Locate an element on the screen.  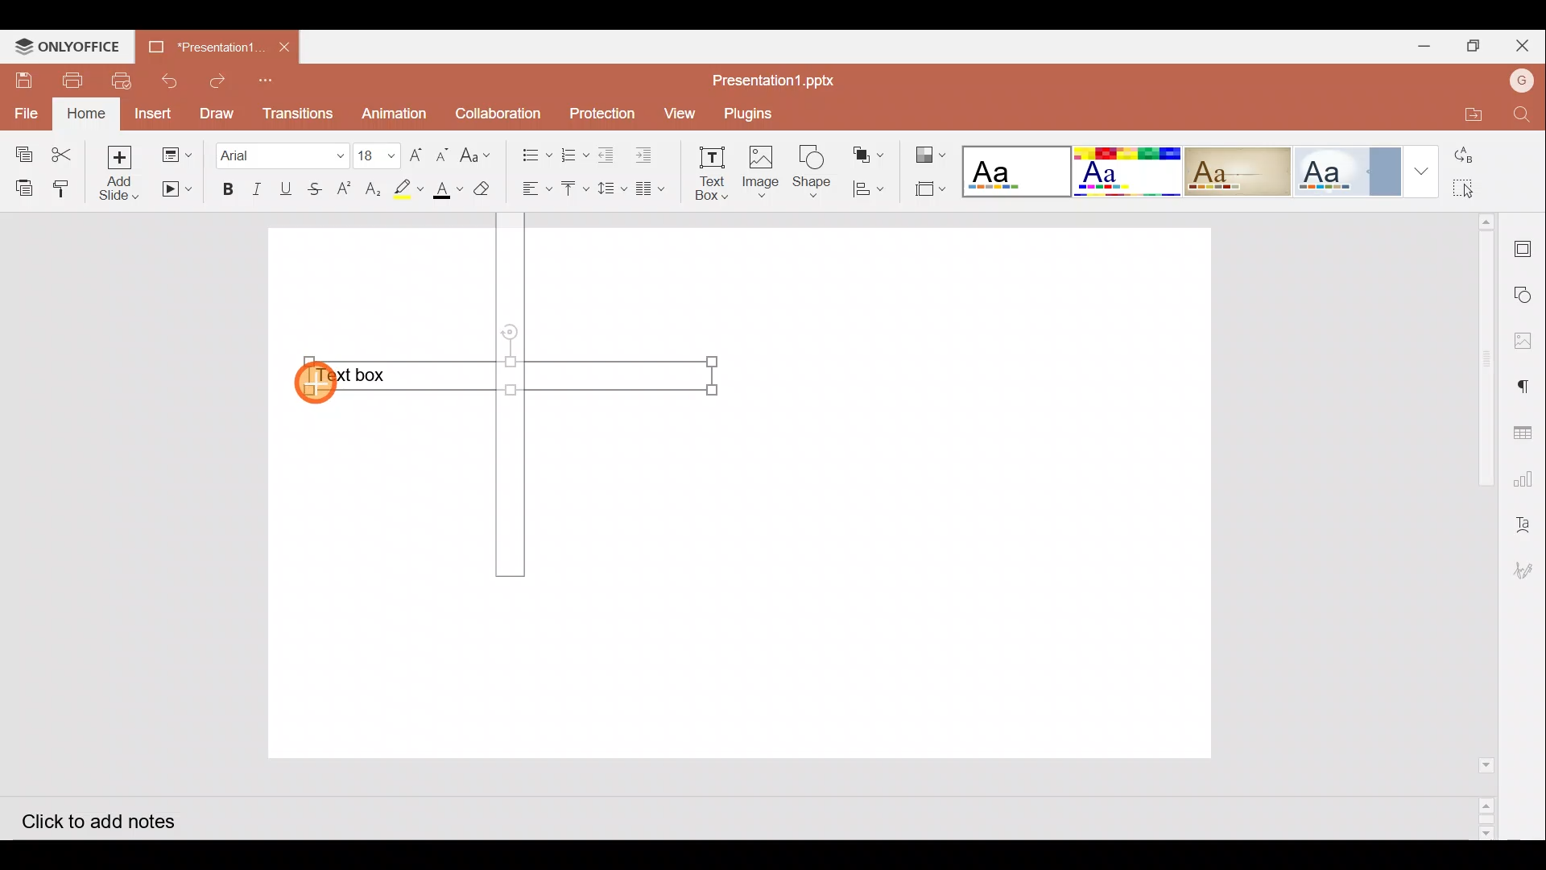
Italic is located at coordinates (256, 189).